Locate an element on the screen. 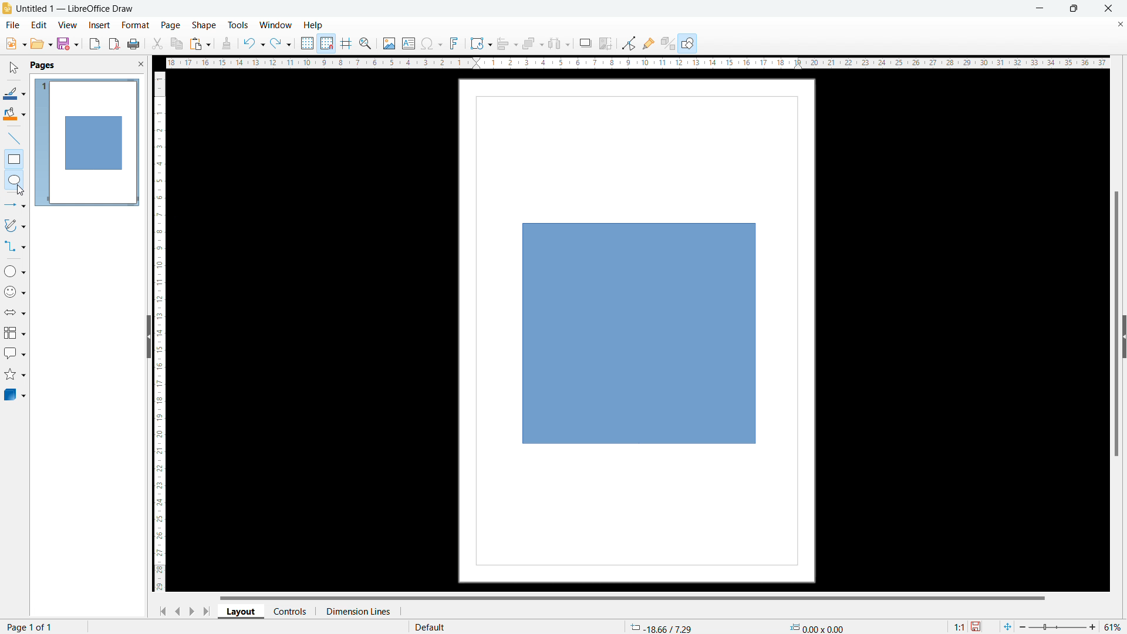 This screenshot has width=1127, height=634. format is located at coordinates (134, 26).